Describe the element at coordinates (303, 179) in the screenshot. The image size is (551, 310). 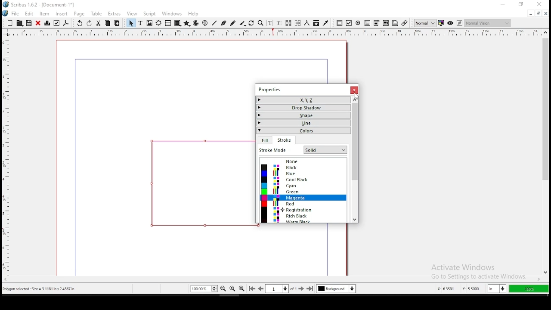
I see `cool black` at that location.